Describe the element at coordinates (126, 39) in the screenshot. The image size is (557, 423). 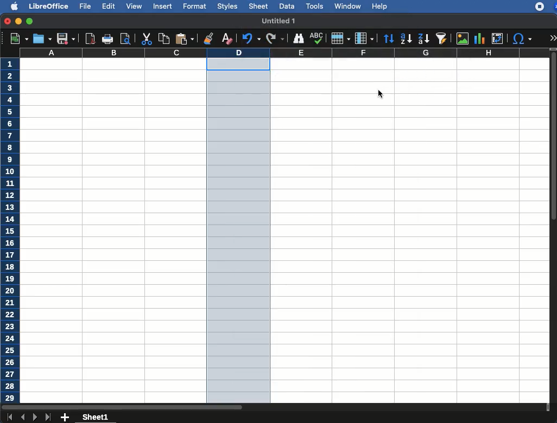
I see `print preview` at that location.